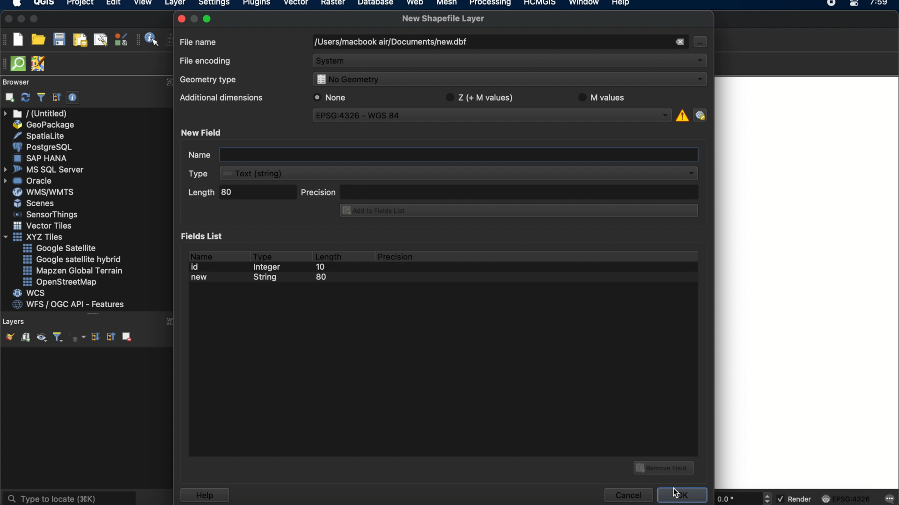 The height and width of the screenshot is (505, 899). What do you see at coordinates (30, 294) in the screenshot?
I see `wcs` at bounding box center [30, 294].